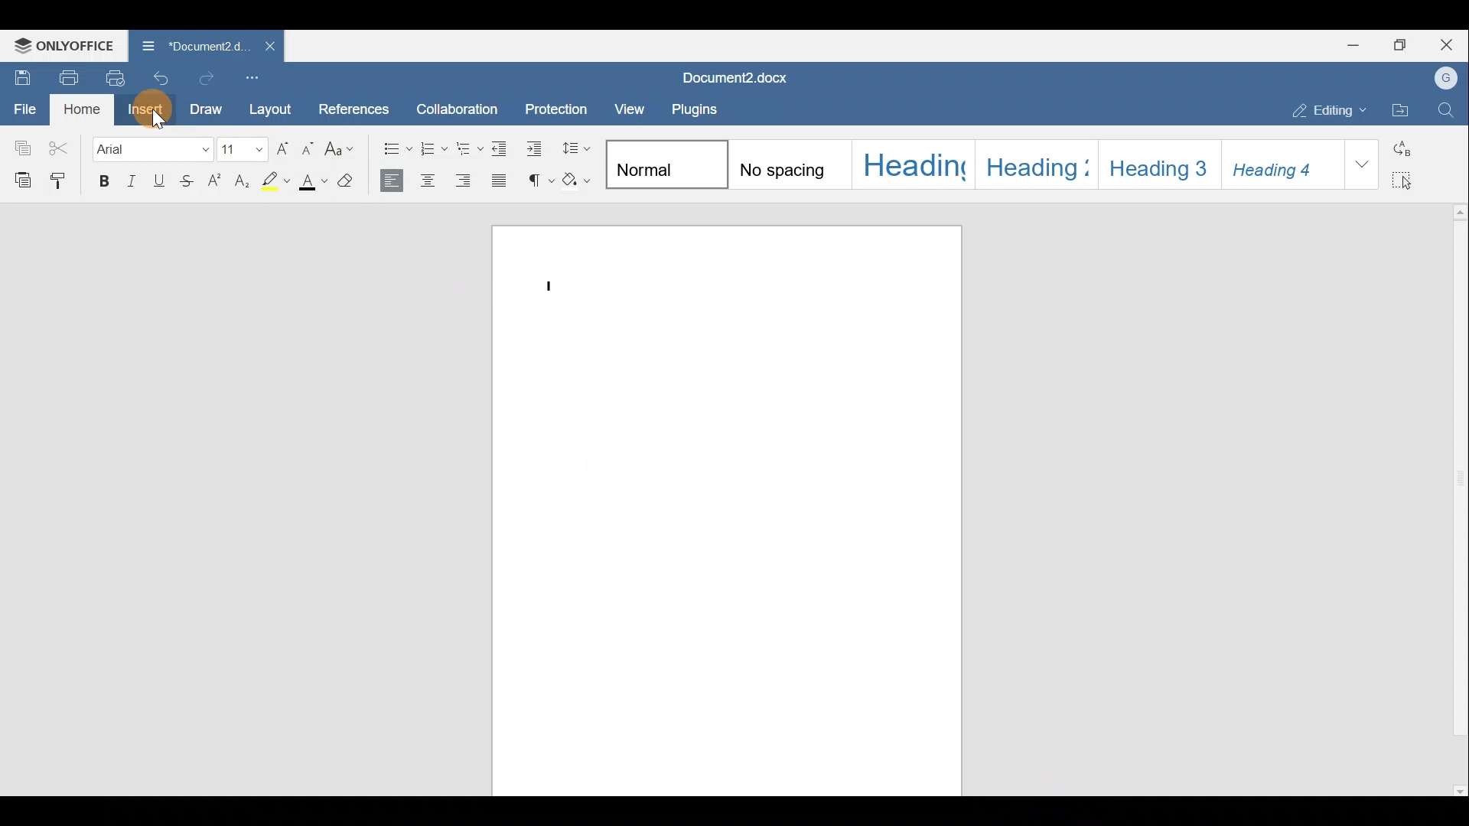  I want to click on Save, so click(19, 77).